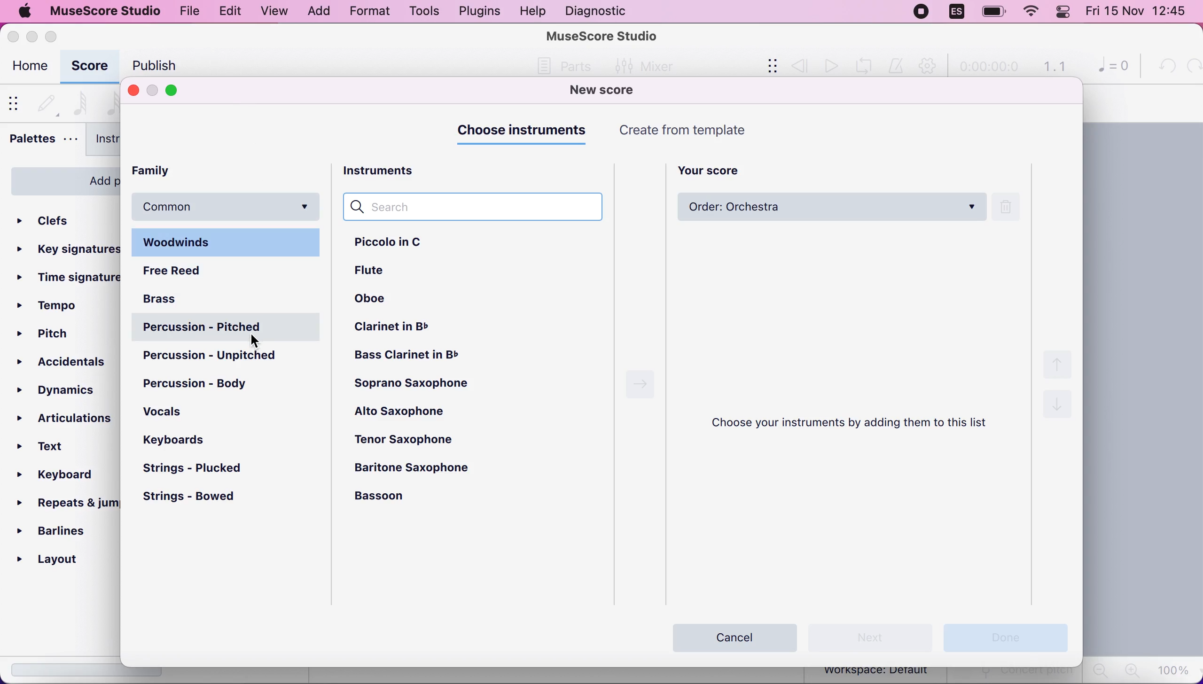 The image size is (1203, 684). What do you see at coordinates (62, 530) in the screenshot?
I see `barlines` at bounding box center [62, 530].